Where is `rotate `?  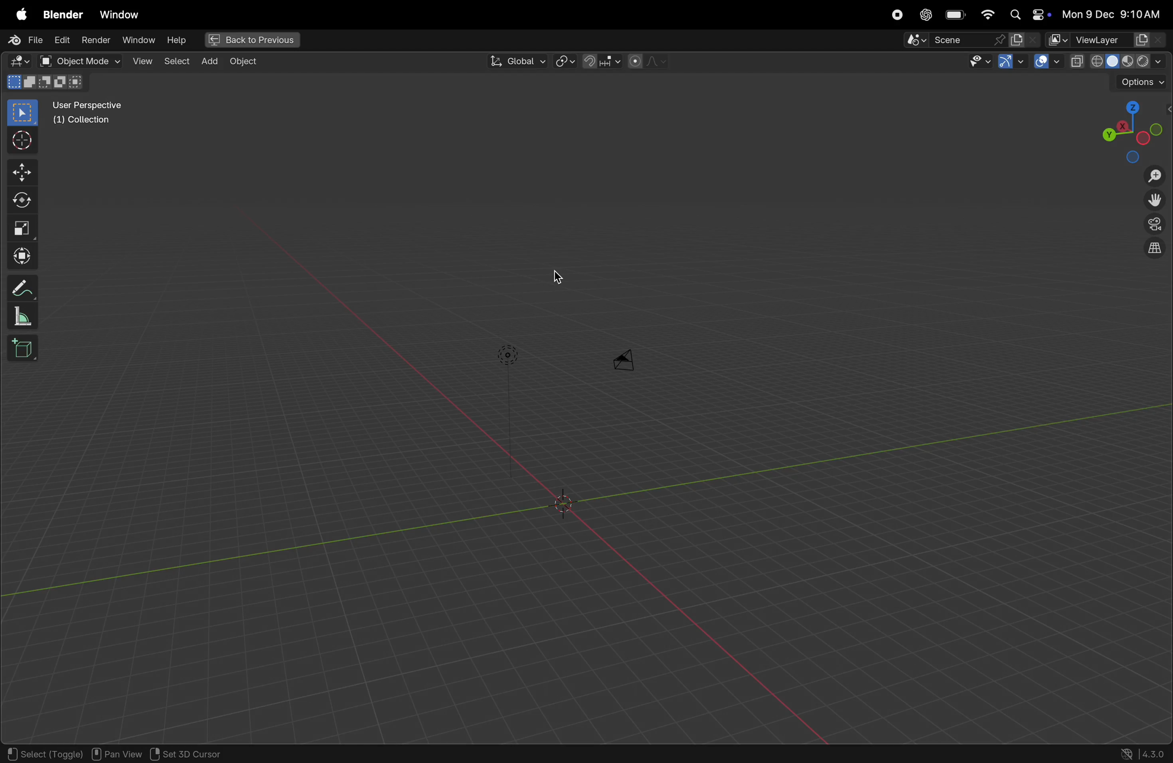
rotate  is located at coordinates (25, 198).